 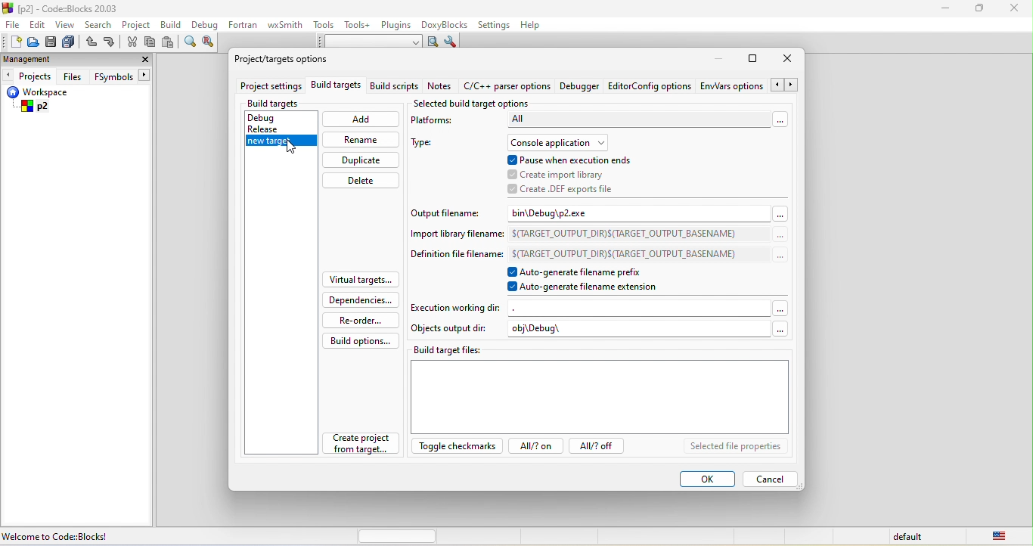 What do you see at coordinates (650, 89) in the screenshot?
I see `editor config option` at bounding box center [650, 89].